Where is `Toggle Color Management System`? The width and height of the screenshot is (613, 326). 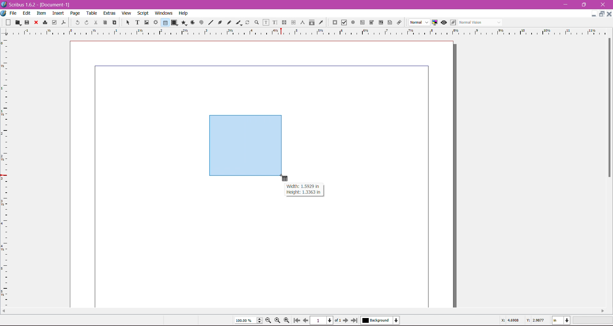
Toggle Color Management System is located at coordinates (434, 22).